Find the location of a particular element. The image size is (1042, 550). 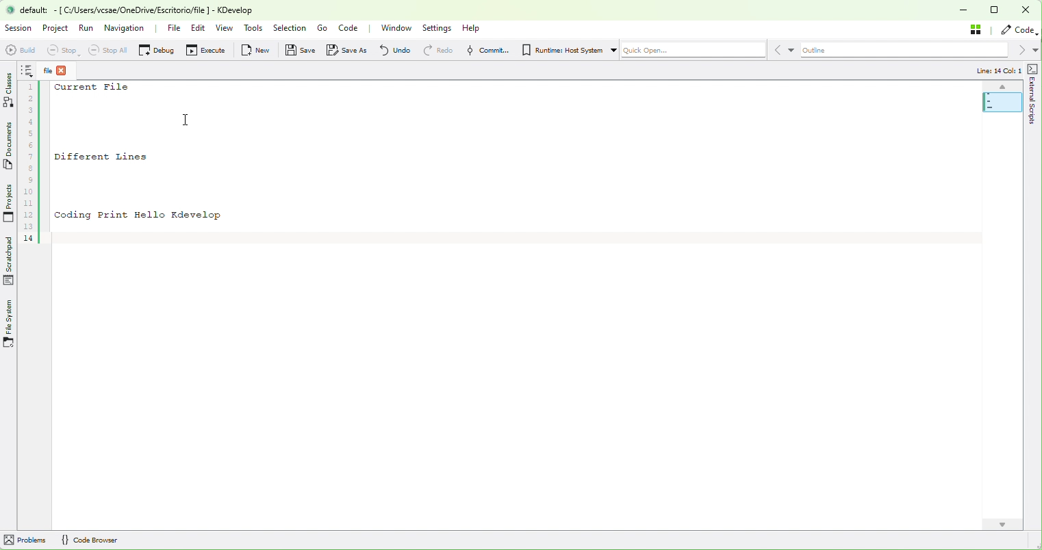

redo is located at coordinates (435, 51).